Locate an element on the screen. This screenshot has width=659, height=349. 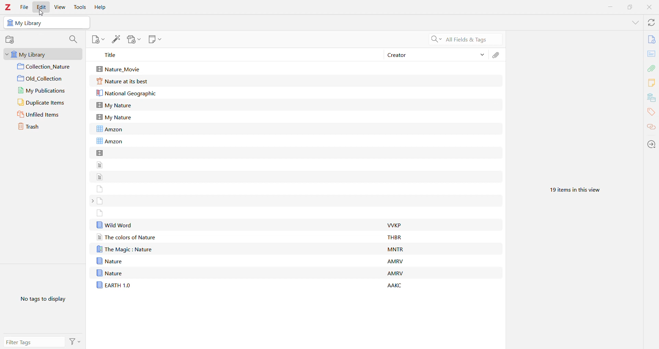
Wild Word is located at coordinates (114, 225).